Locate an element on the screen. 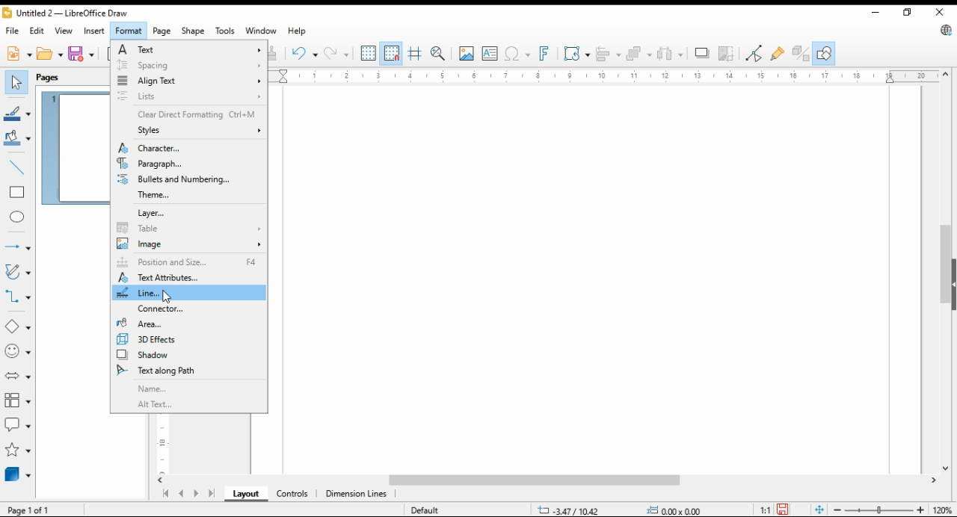 The width and height of the screenshot is (957, 517). undo is located at coordinates (305, 52).